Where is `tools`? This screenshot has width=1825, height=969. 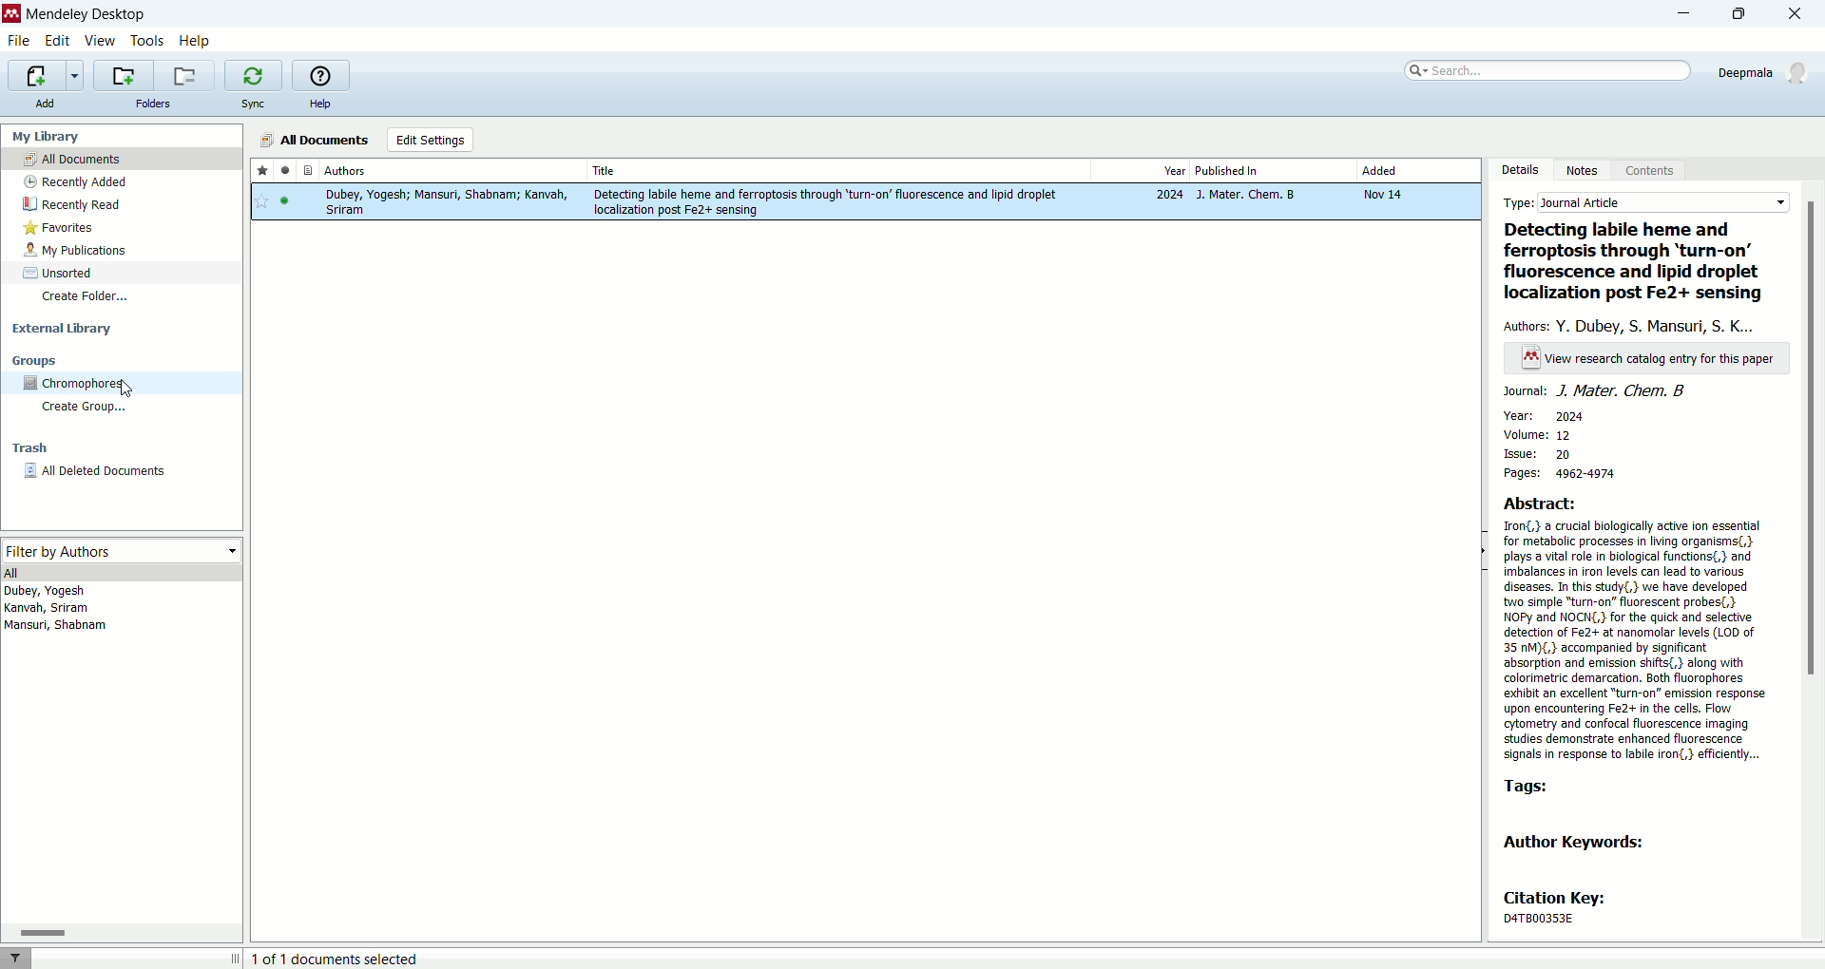
tools is located at coordinates (147, 40).